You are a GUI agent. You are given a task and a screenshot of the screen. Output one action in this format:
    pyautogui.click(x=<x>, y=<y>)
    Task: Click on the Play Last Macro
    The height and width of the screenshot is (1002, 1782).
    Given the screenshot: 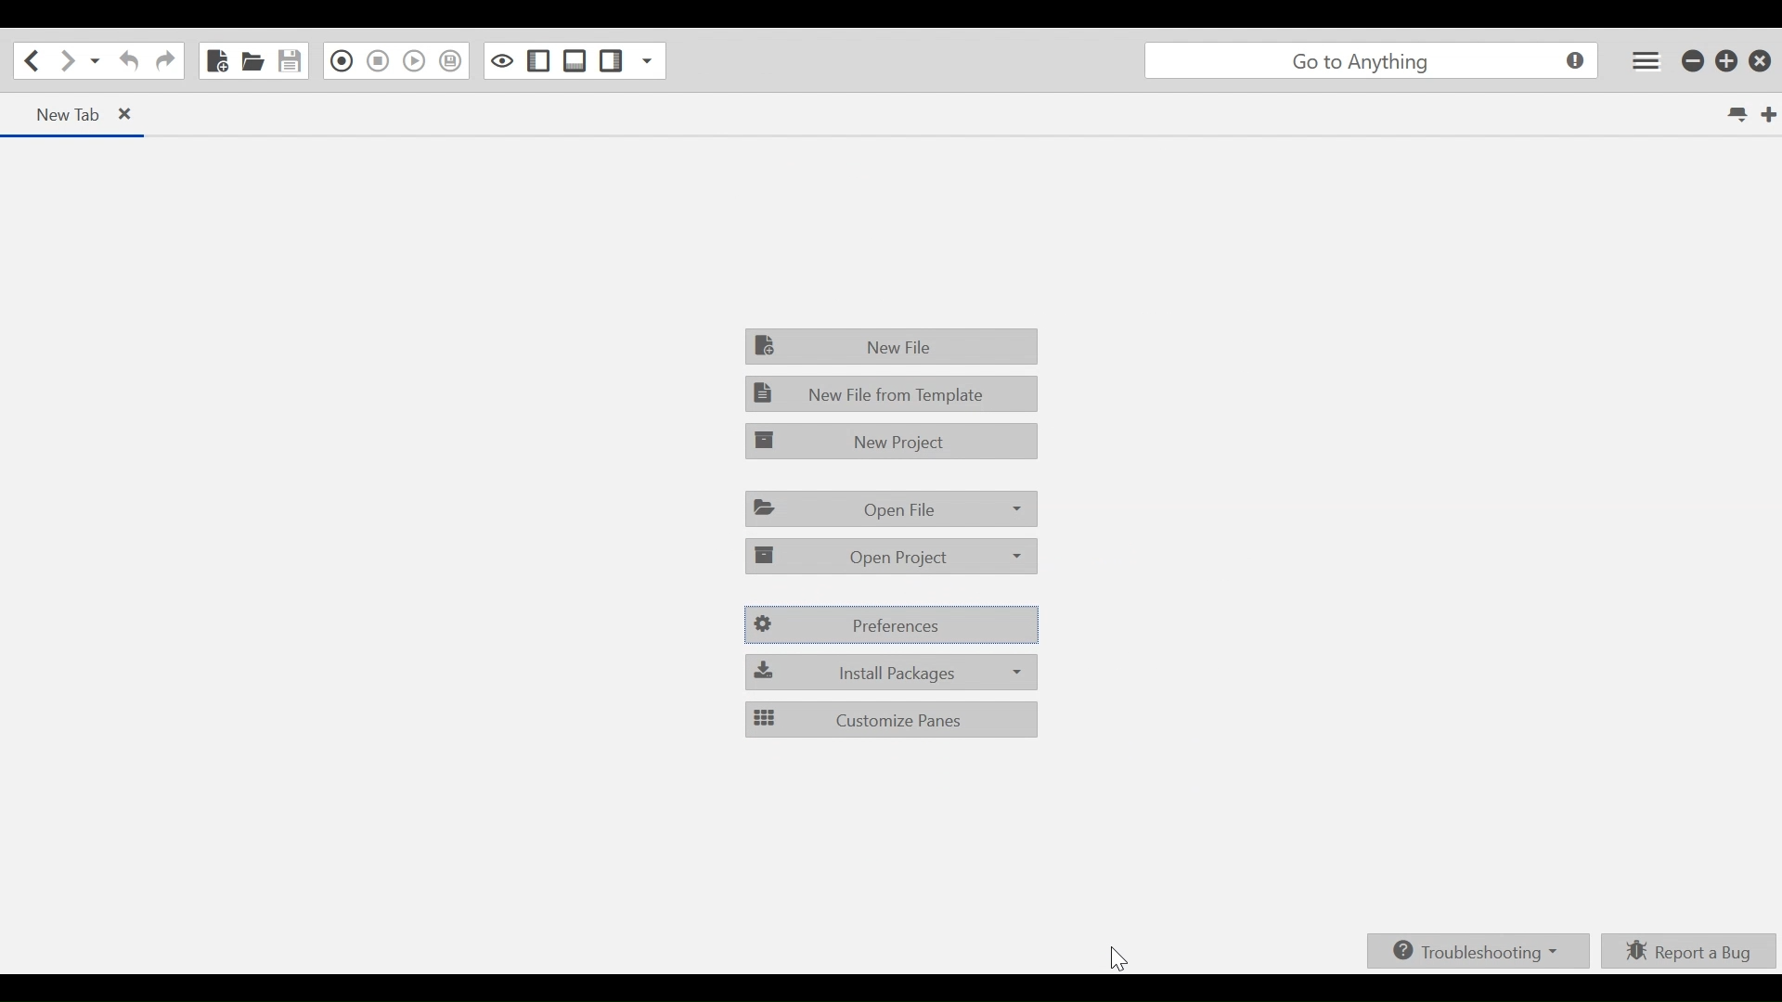 What is the action you would take?
    pyautogui.click(x=414, y=61)
    